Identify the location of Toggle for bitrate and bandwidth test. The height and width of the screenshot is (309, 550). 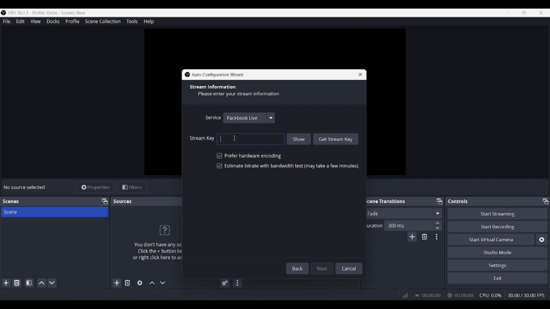
(287, 166).